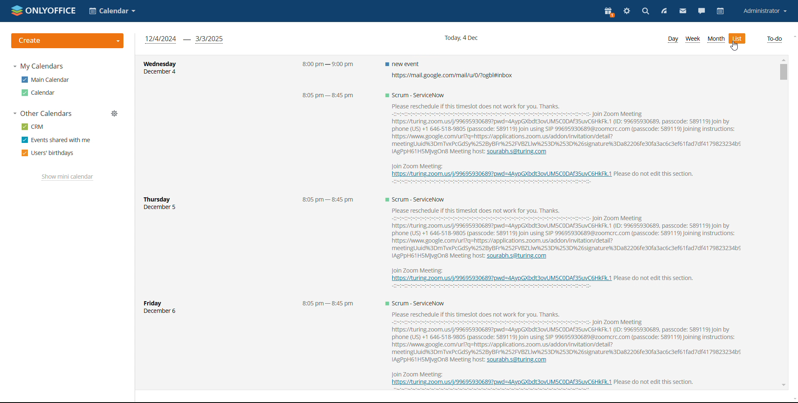  What do you see at coordinates (414, 269) in the screenshot?
I see `join Zoom Meeting:` at bounding box center [414, 269].